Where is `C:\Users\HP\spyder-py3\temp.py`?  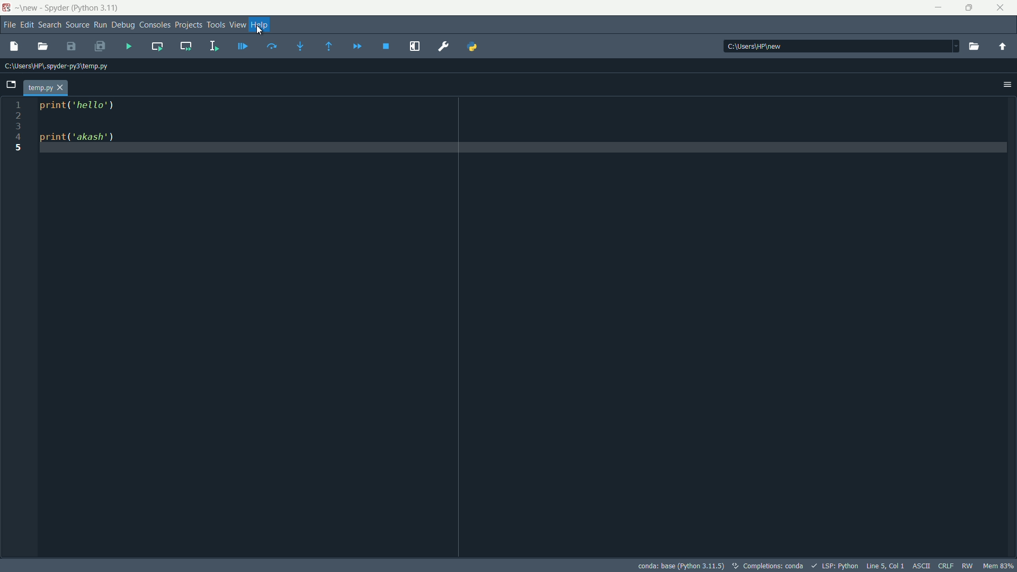
C:\Users\HP\spyder-py3\temp.py is located at coordinates (60, 67).